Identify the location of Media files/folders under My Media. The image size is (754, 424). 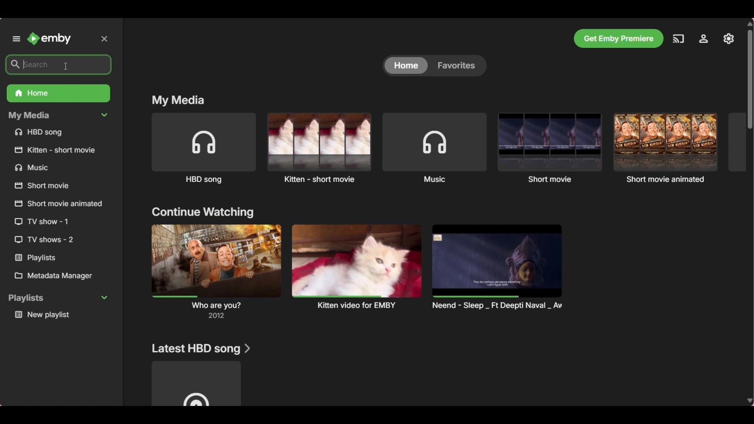
(59, 133).